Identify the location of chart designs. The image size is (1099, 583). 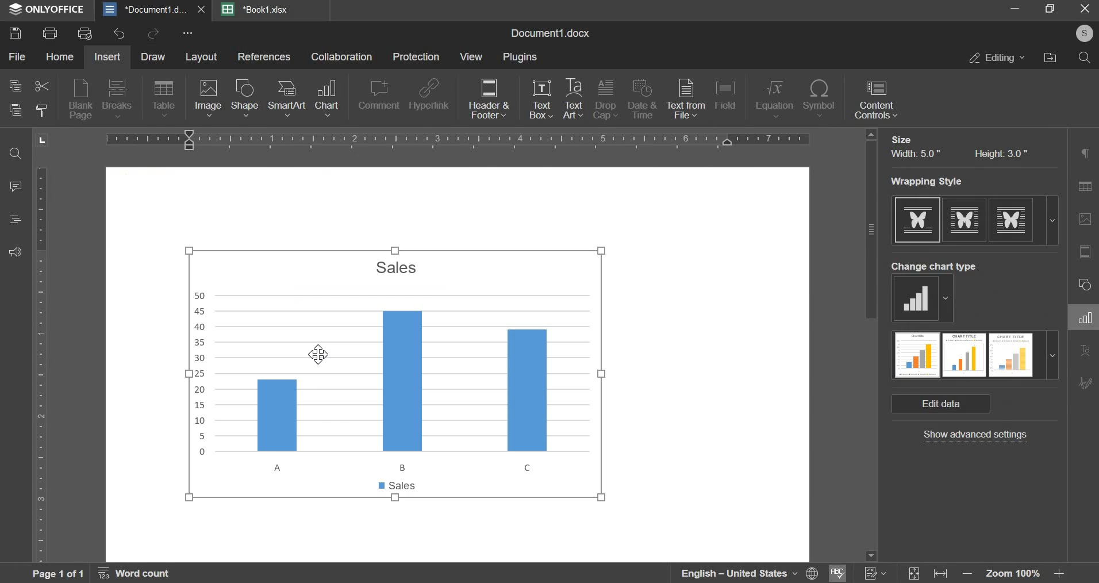
(975, 355).